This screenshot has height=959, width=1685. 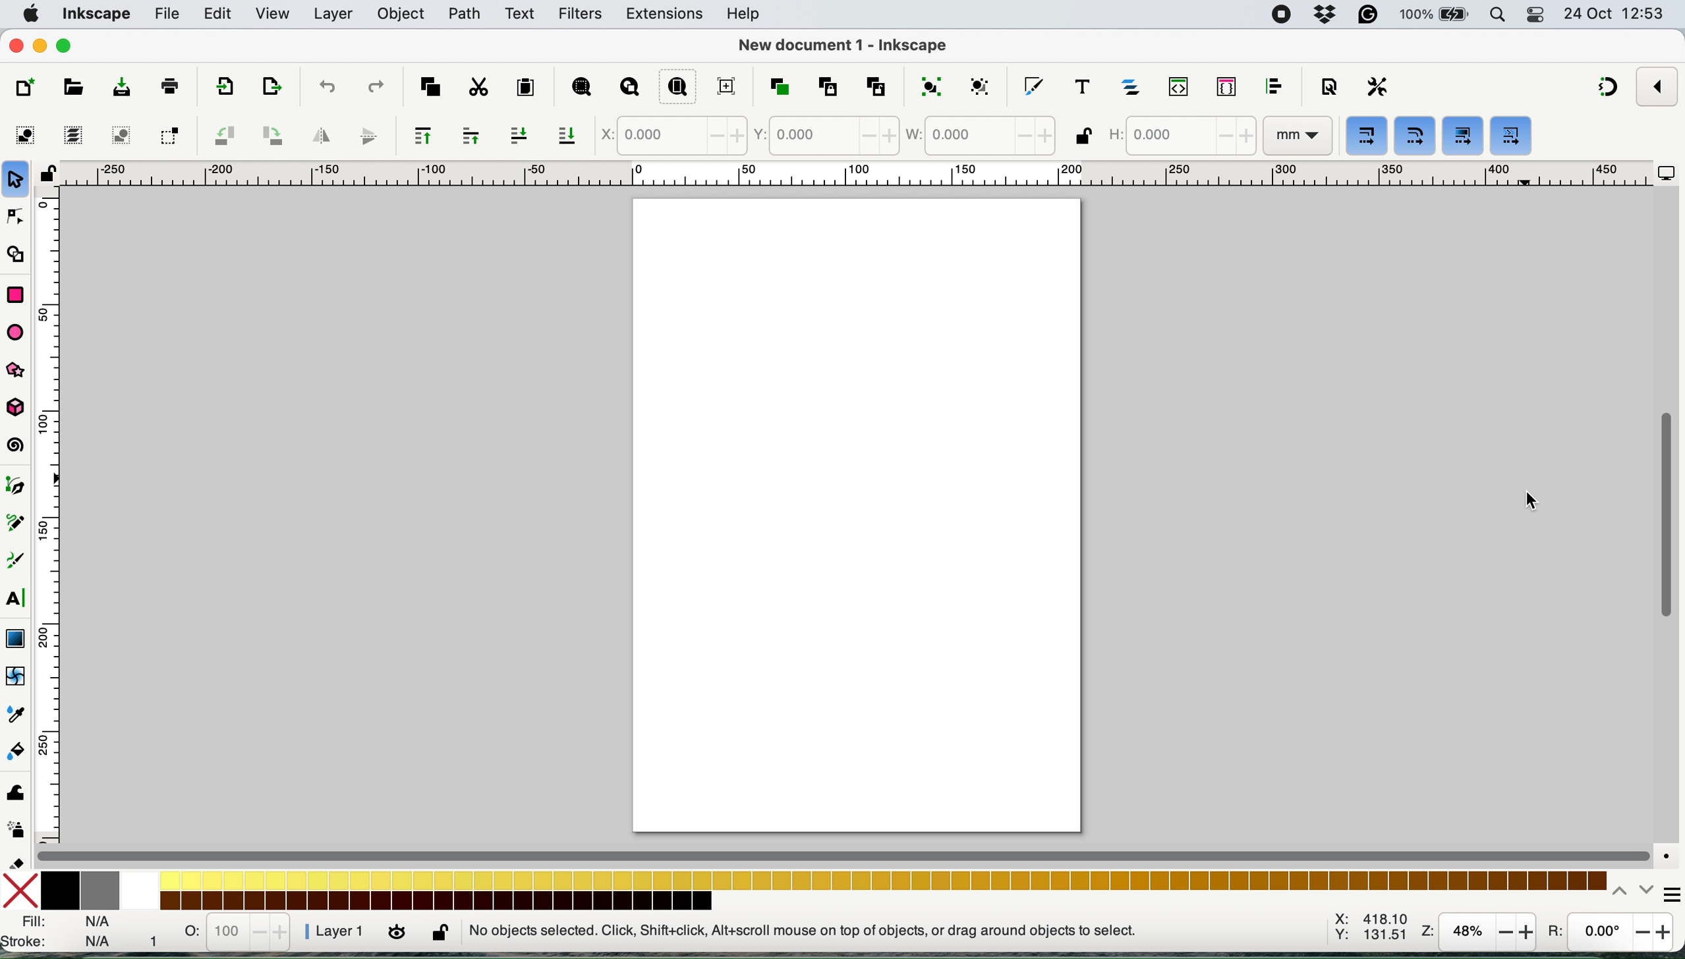 I want to click on rectangle tool, so click(x=16, y=294).